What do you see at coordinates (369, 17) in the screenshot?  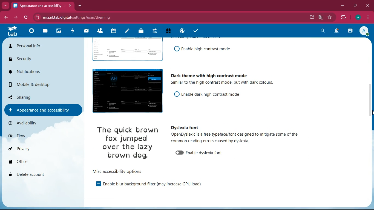 I see `menu` at bounding box center [369, 17].